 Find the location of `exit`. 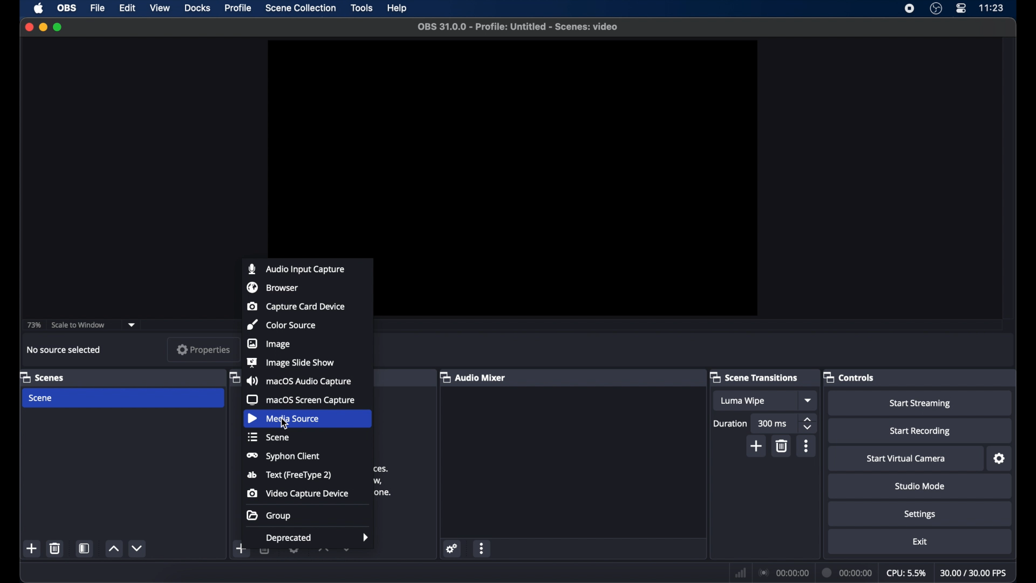

exit is located at coordinates (921, 542).